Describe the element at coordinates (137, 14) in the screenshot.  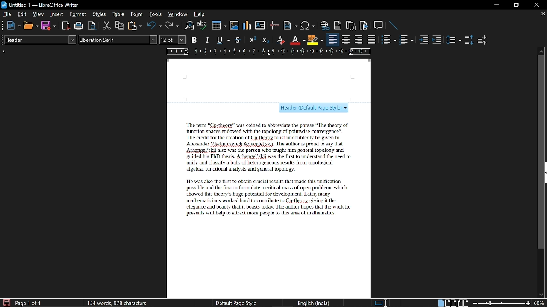
I see `Form` at that location.